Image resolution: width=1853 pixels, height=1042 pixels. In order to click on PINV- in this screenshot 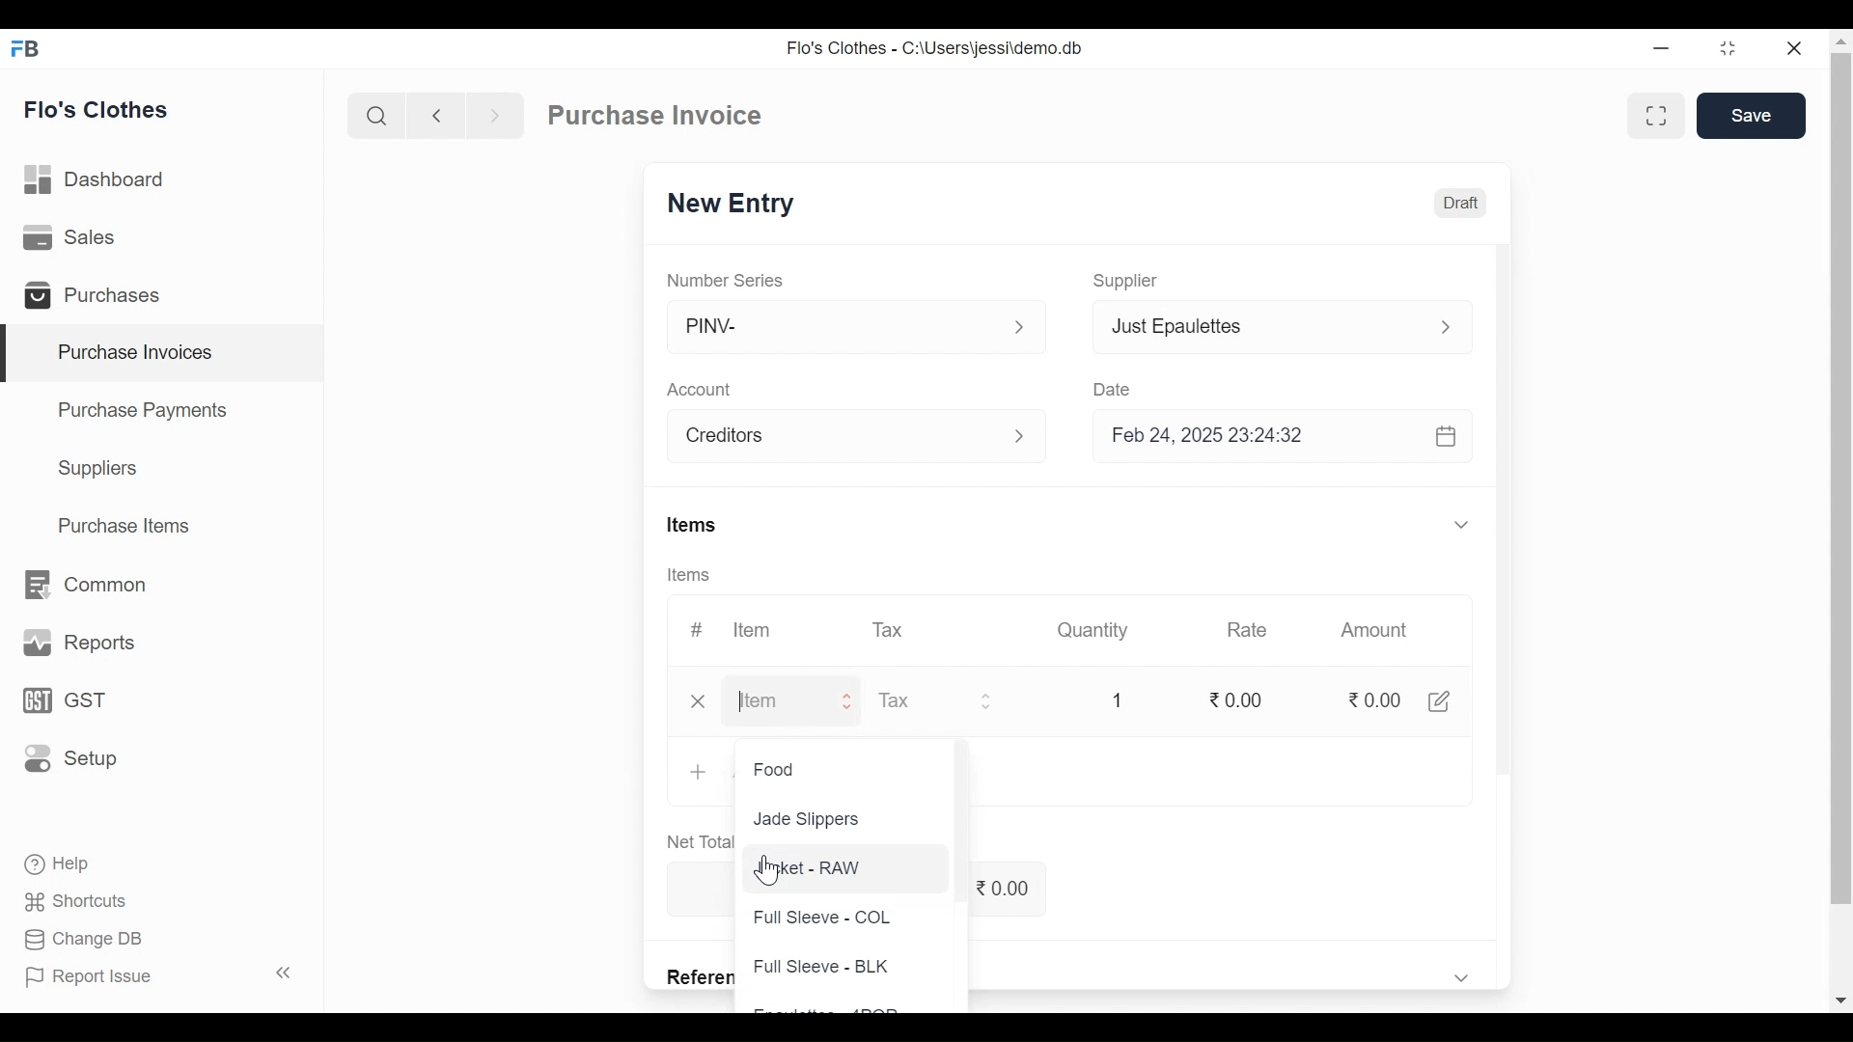, I will do `click(836, 327)`.